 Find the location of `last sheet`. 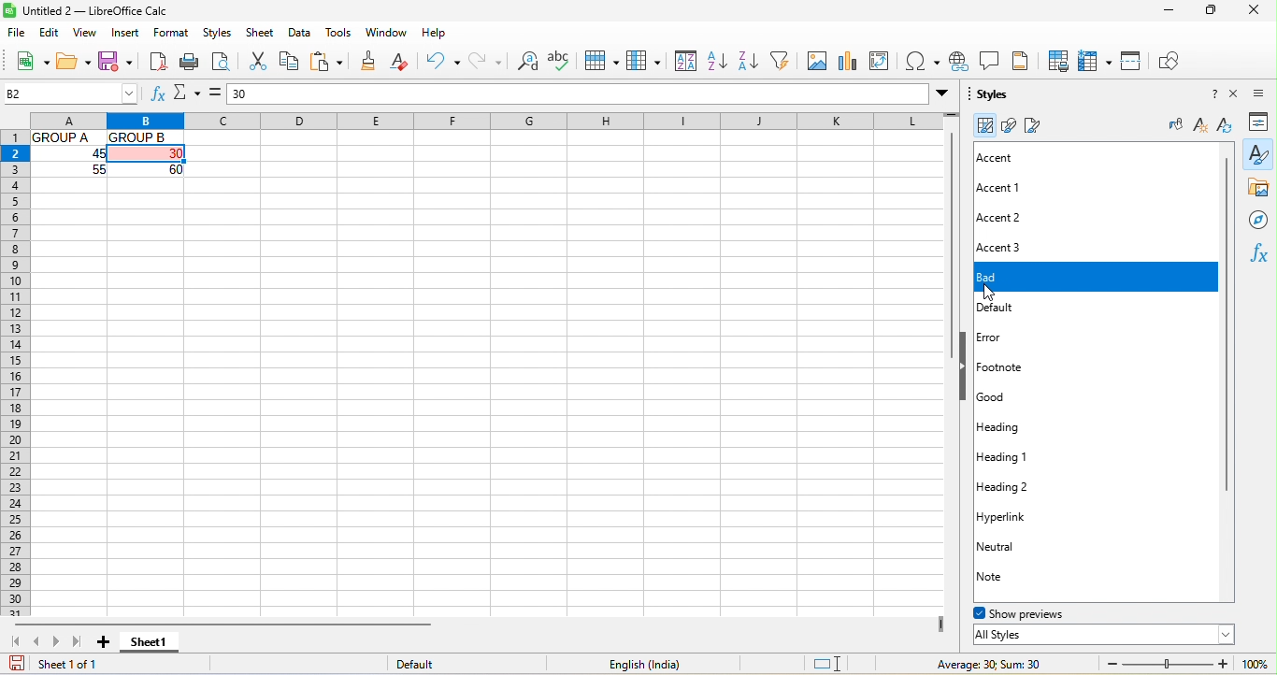

last sheet is located at coordinates (80, 644).